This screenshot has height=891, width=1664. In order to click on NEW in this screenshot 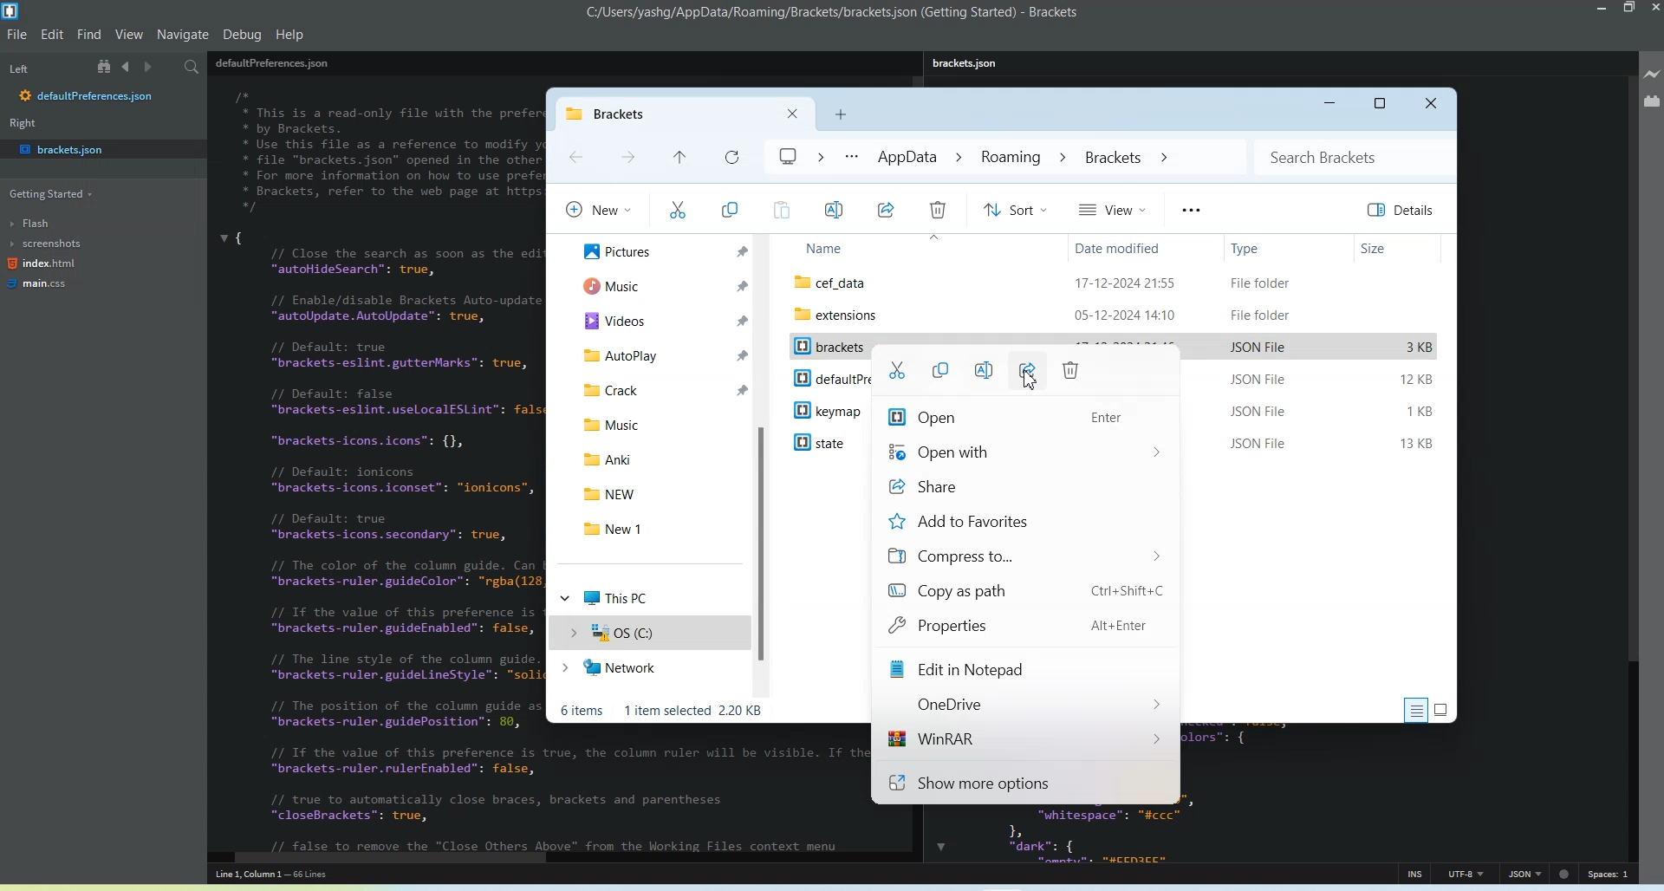, I will do `click(660, 491)`.